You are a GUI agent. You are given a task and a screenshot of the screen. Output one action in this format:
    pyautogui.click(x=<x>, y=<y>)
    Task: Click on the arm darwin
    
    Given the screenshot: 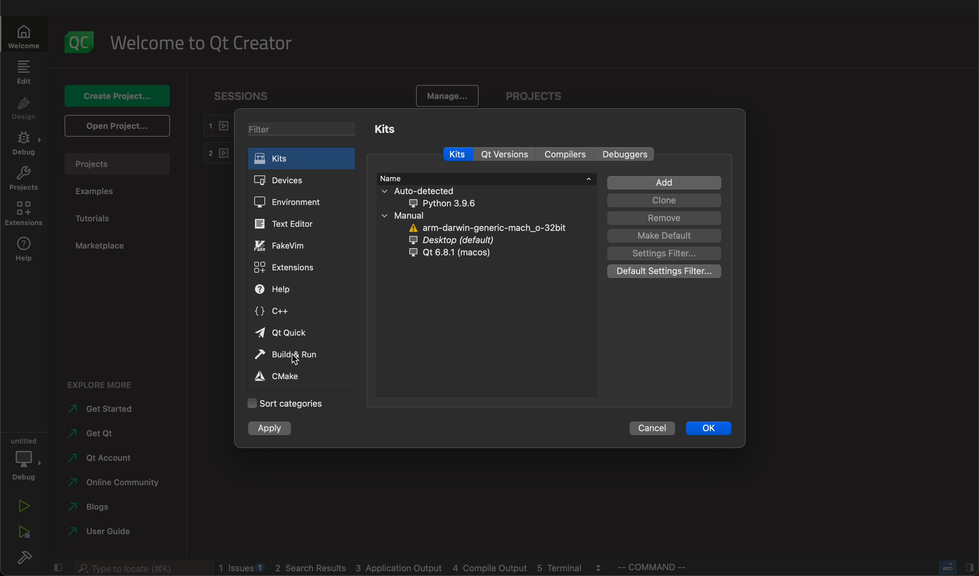 What is the action you would take?
    pyautogui.click(x=488, y=228)
    